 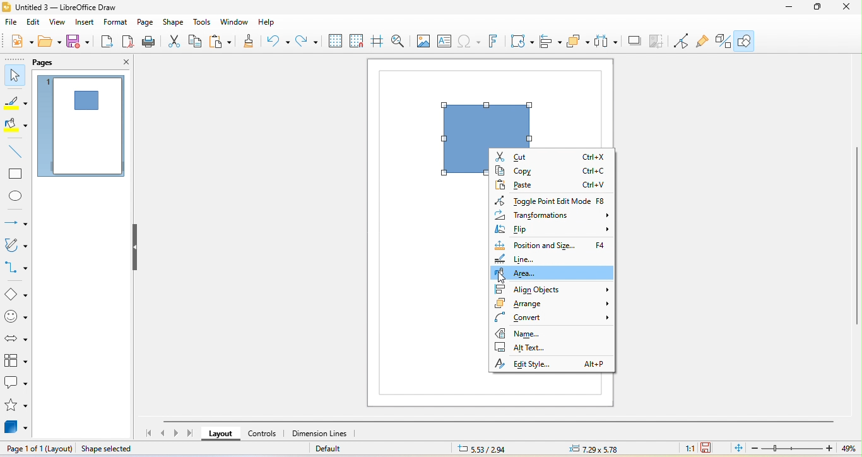 What do you see at coordinates (13, 152) in the screenshot?
I see `line` at bounding box center [13, 152].